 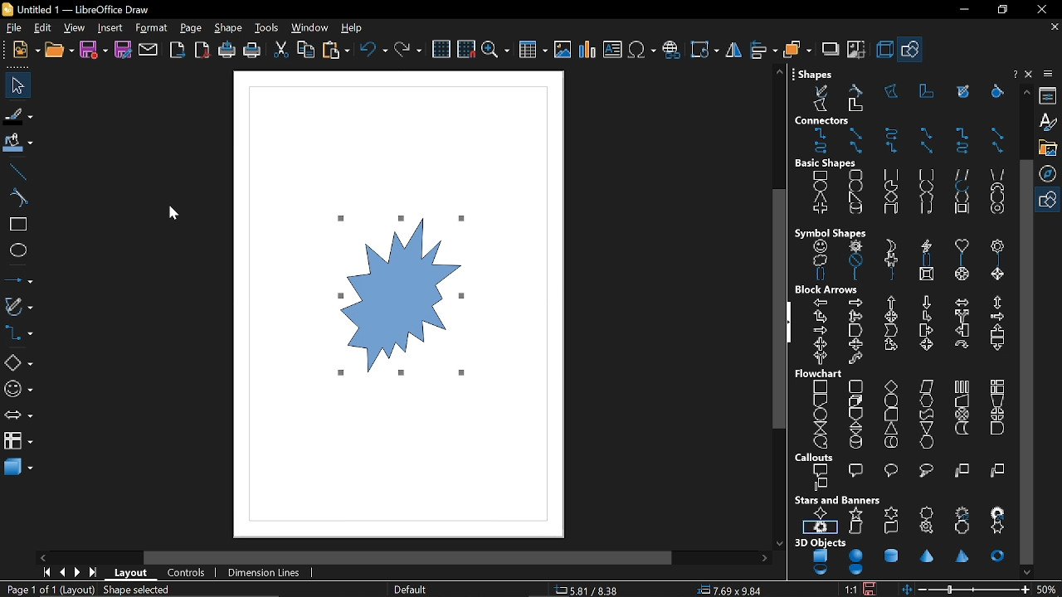 I want to click on 3d objects, so click(x=901, y=558).